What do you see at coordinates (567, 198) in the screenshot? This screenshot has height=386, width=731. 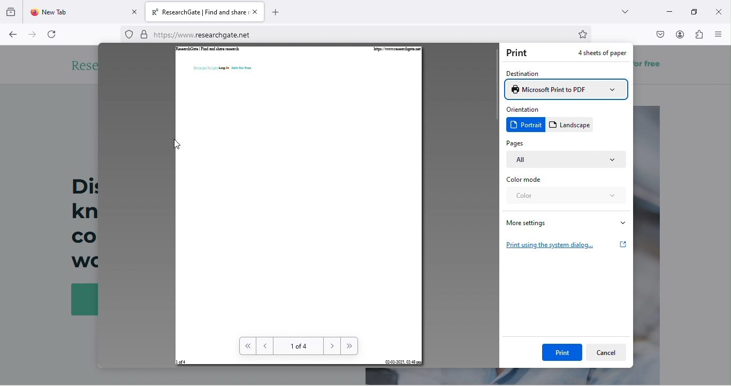 I see `color` at bounding box center [567, 198].